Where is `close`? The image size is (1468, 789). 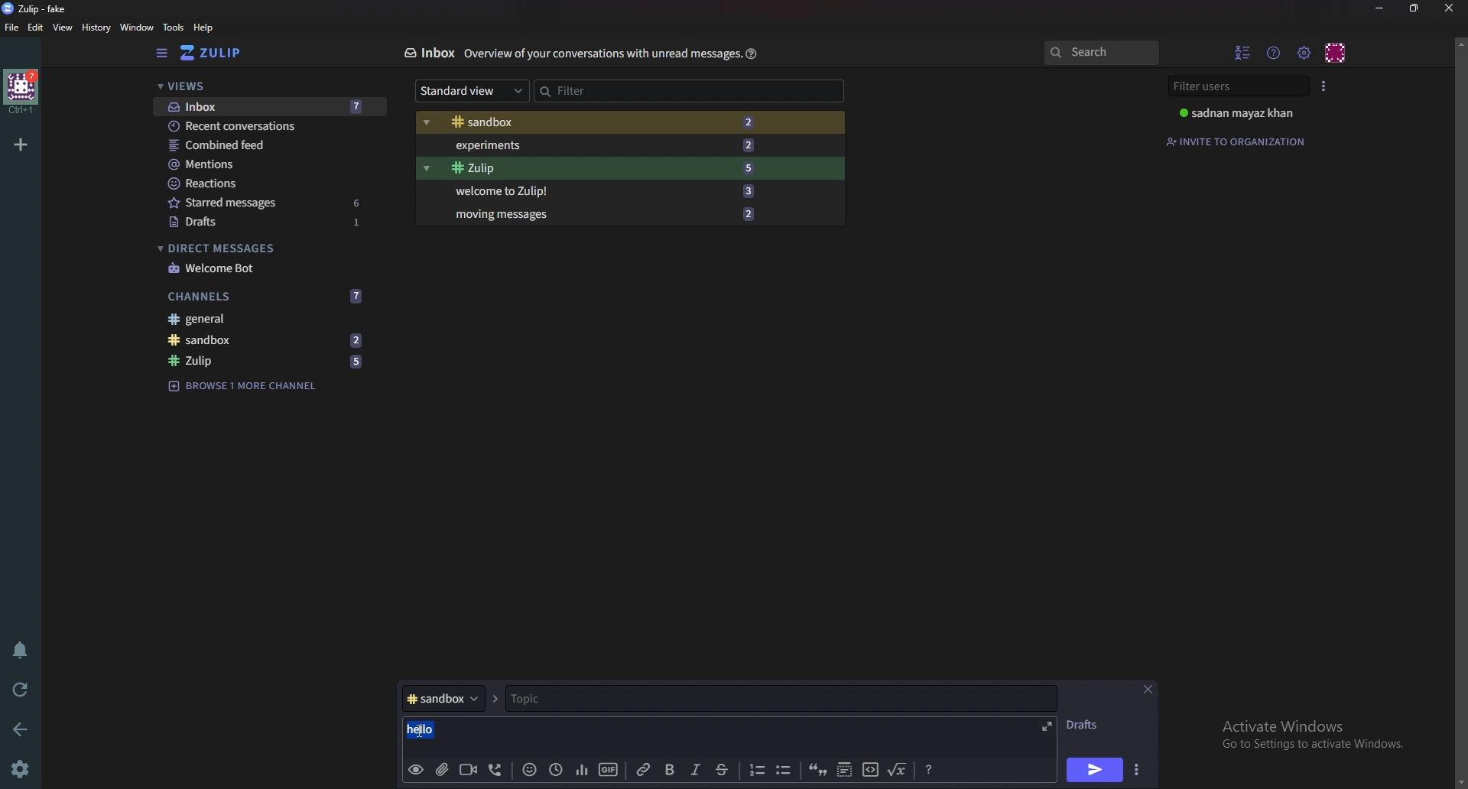 close is located at coordinates (1148, 688).